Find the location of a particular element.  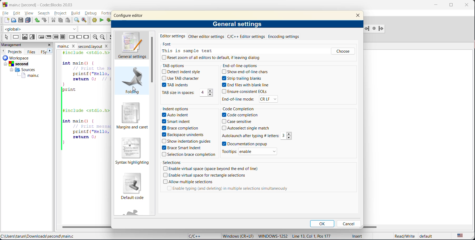

Show end-of-line chars is located at coordinates (248, 72).